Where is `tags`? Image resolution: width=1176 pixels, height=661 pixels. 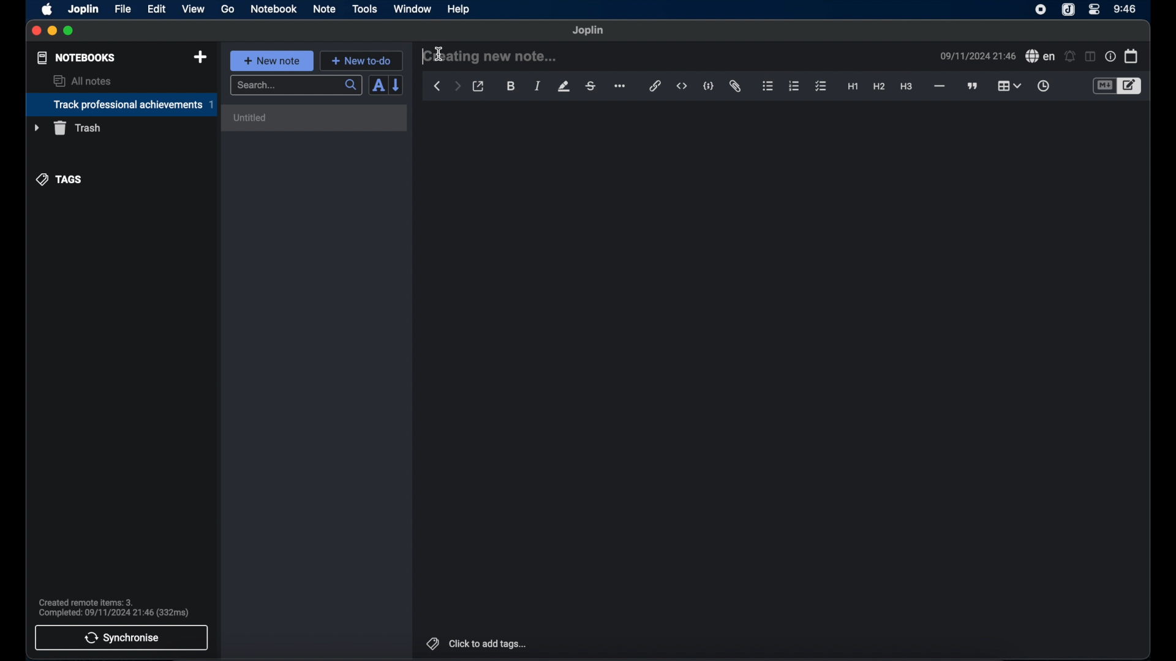
tags is located at coordinates (59, 179).